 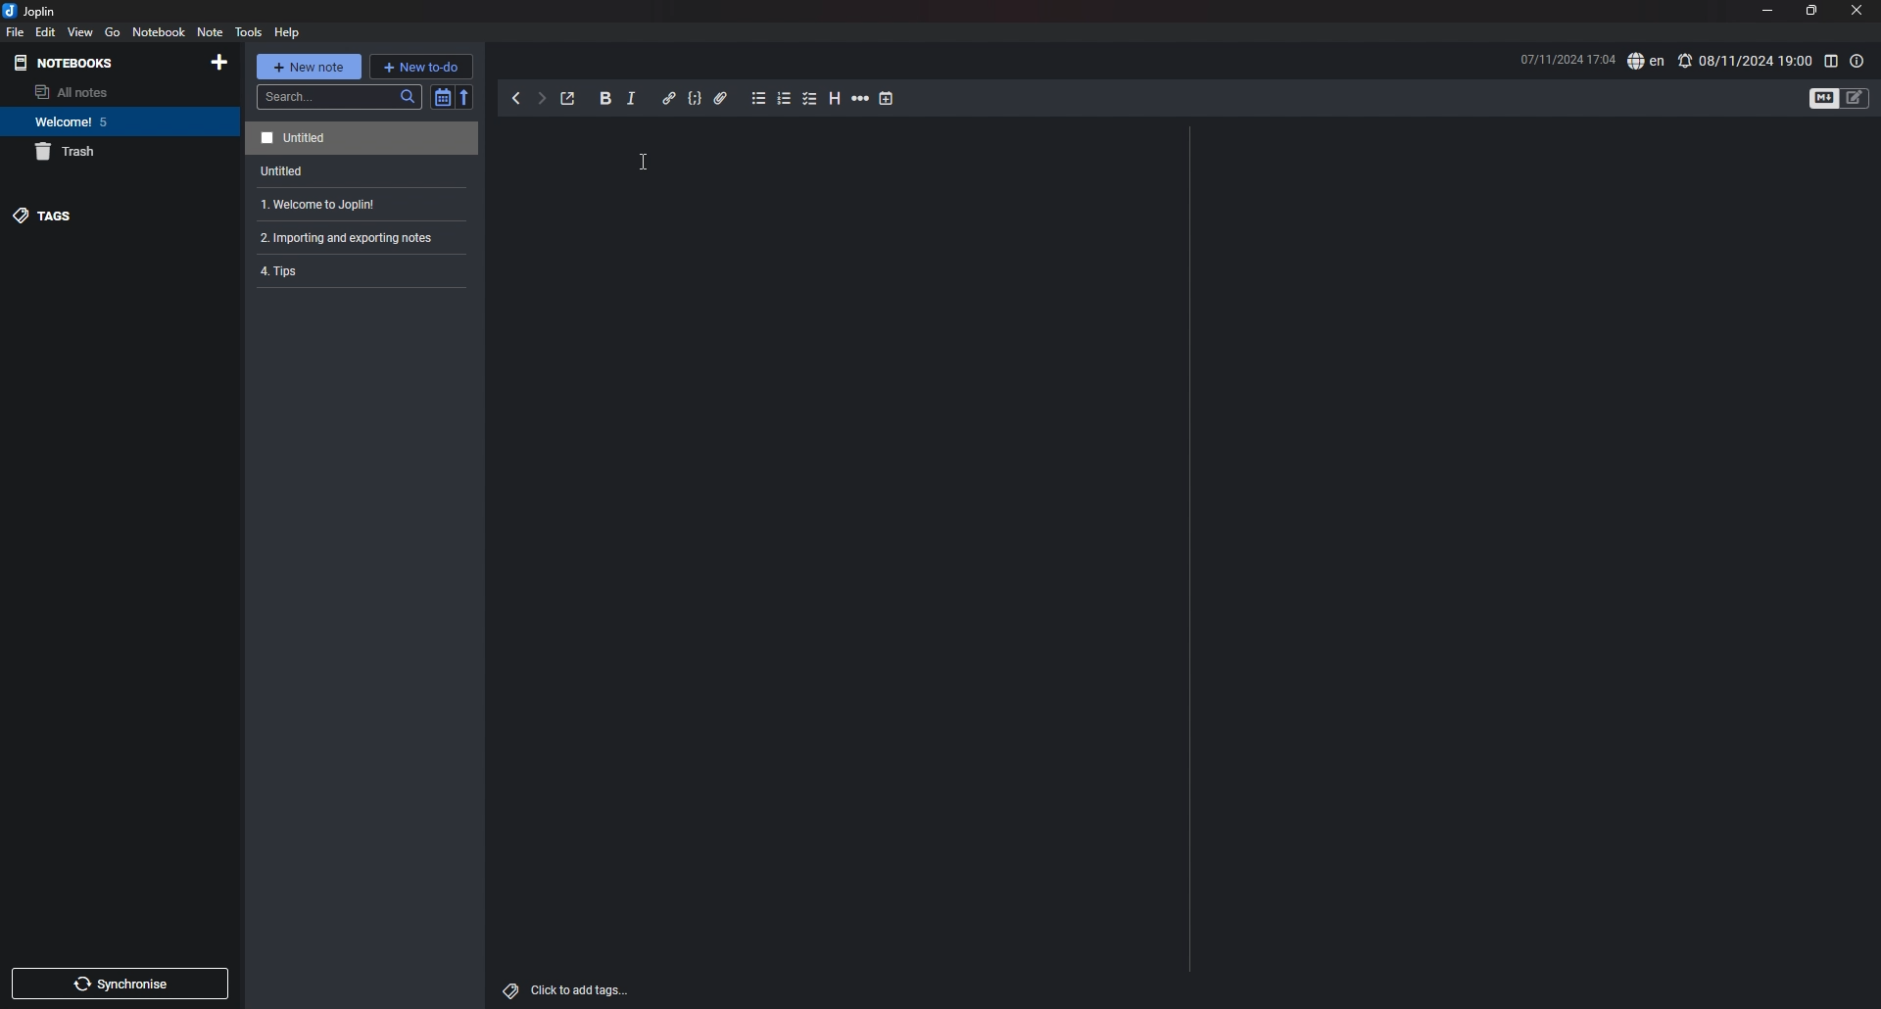 What do you see at coordinates (1765, 10) in the screenshot?
I see `minimize` at bounding box center [1765, 10].